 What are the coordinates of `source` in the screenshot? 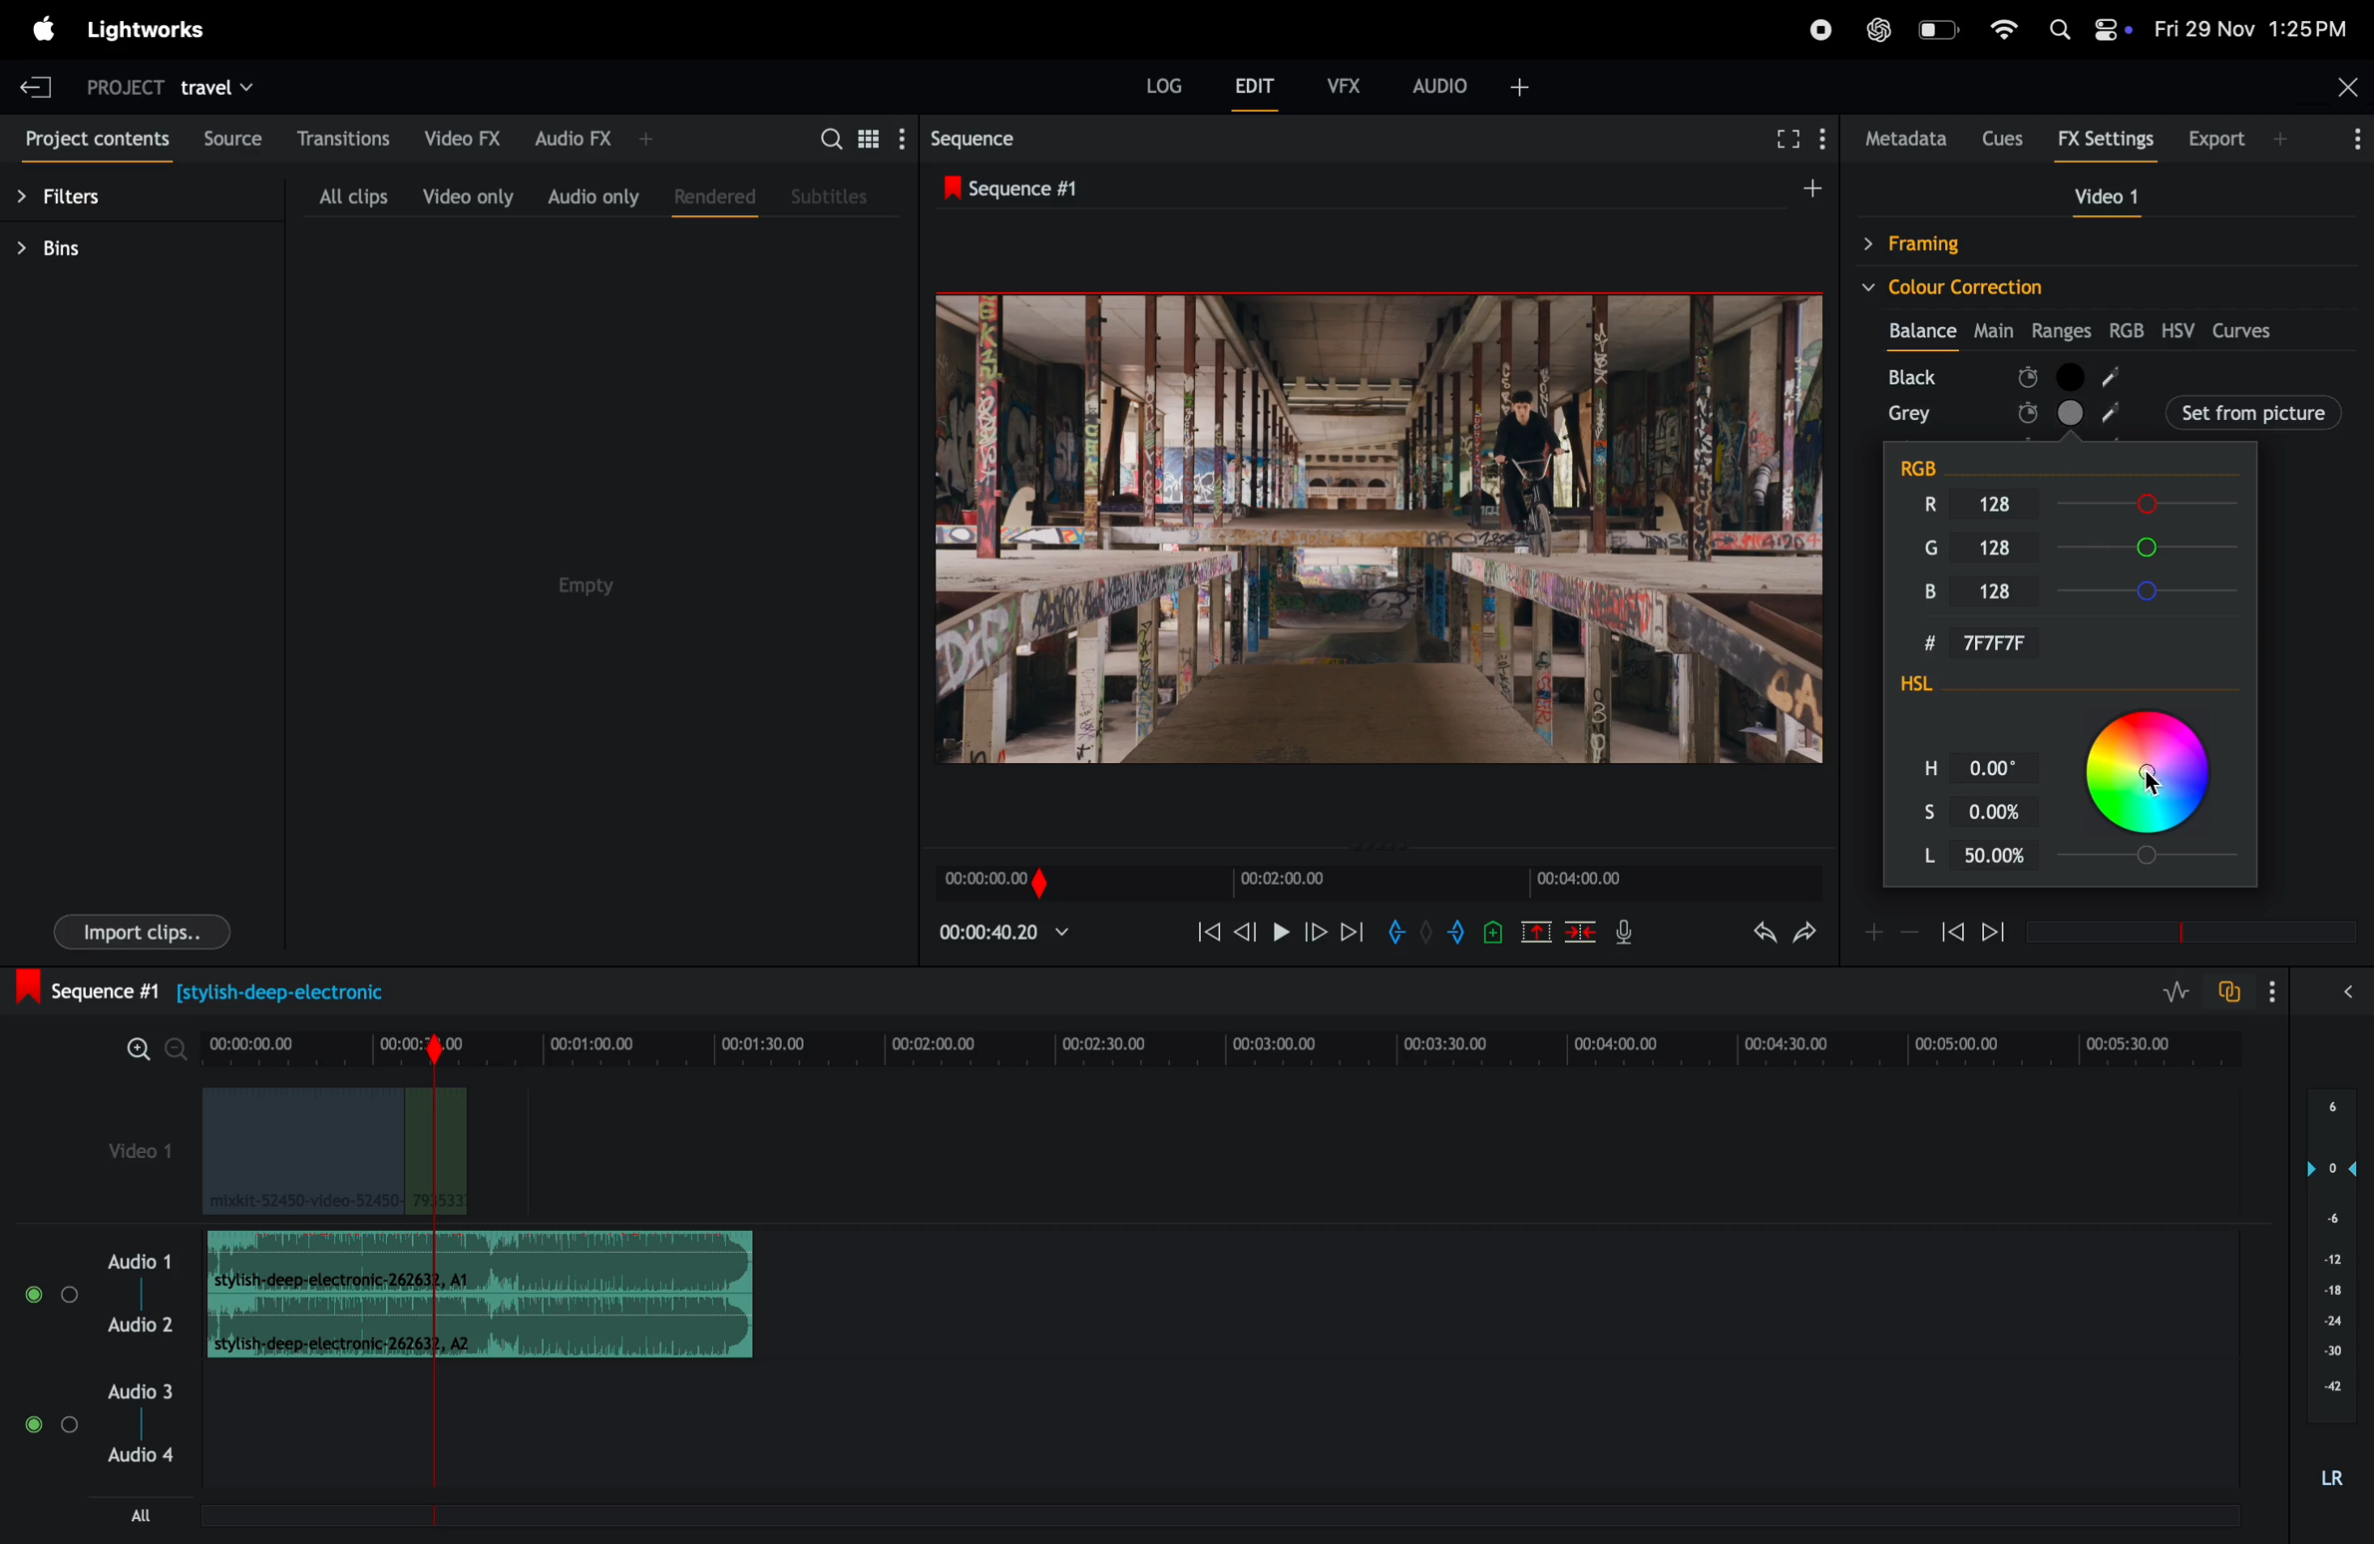 It's located at (233, 138).